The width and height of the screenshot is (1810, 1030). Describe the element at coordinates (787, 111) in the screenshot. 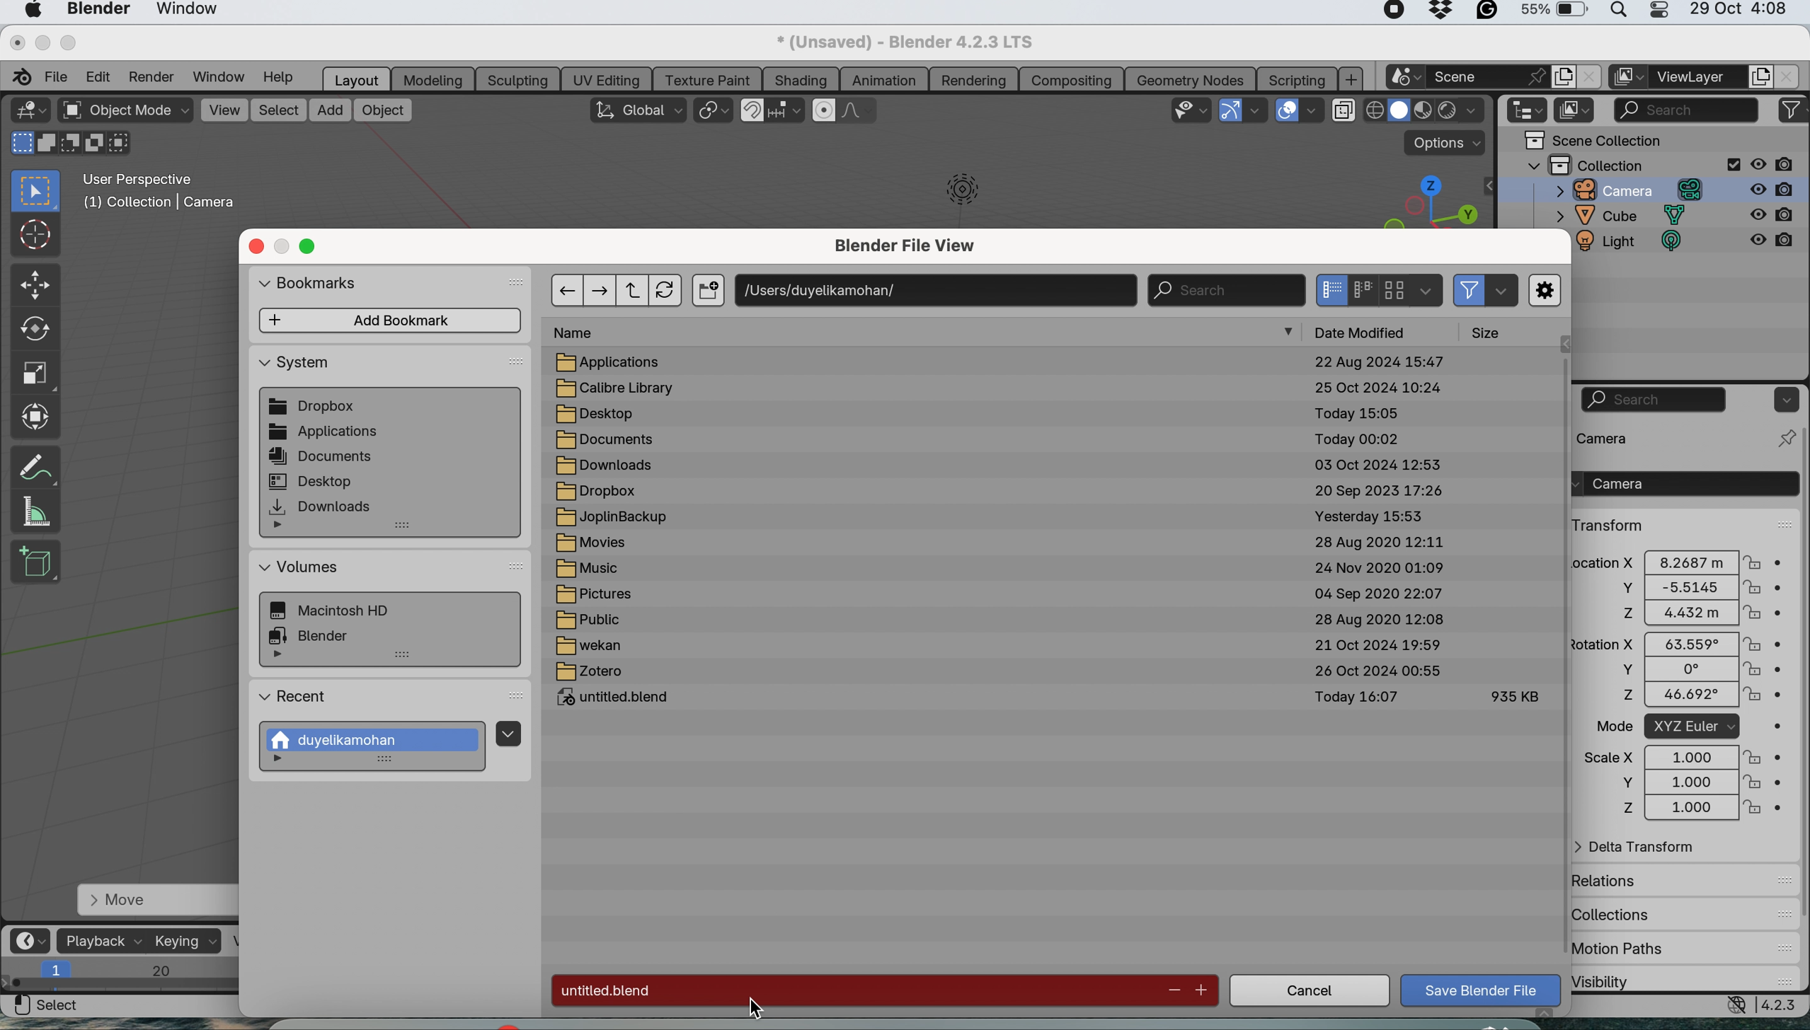

I see `snapping` at that location.